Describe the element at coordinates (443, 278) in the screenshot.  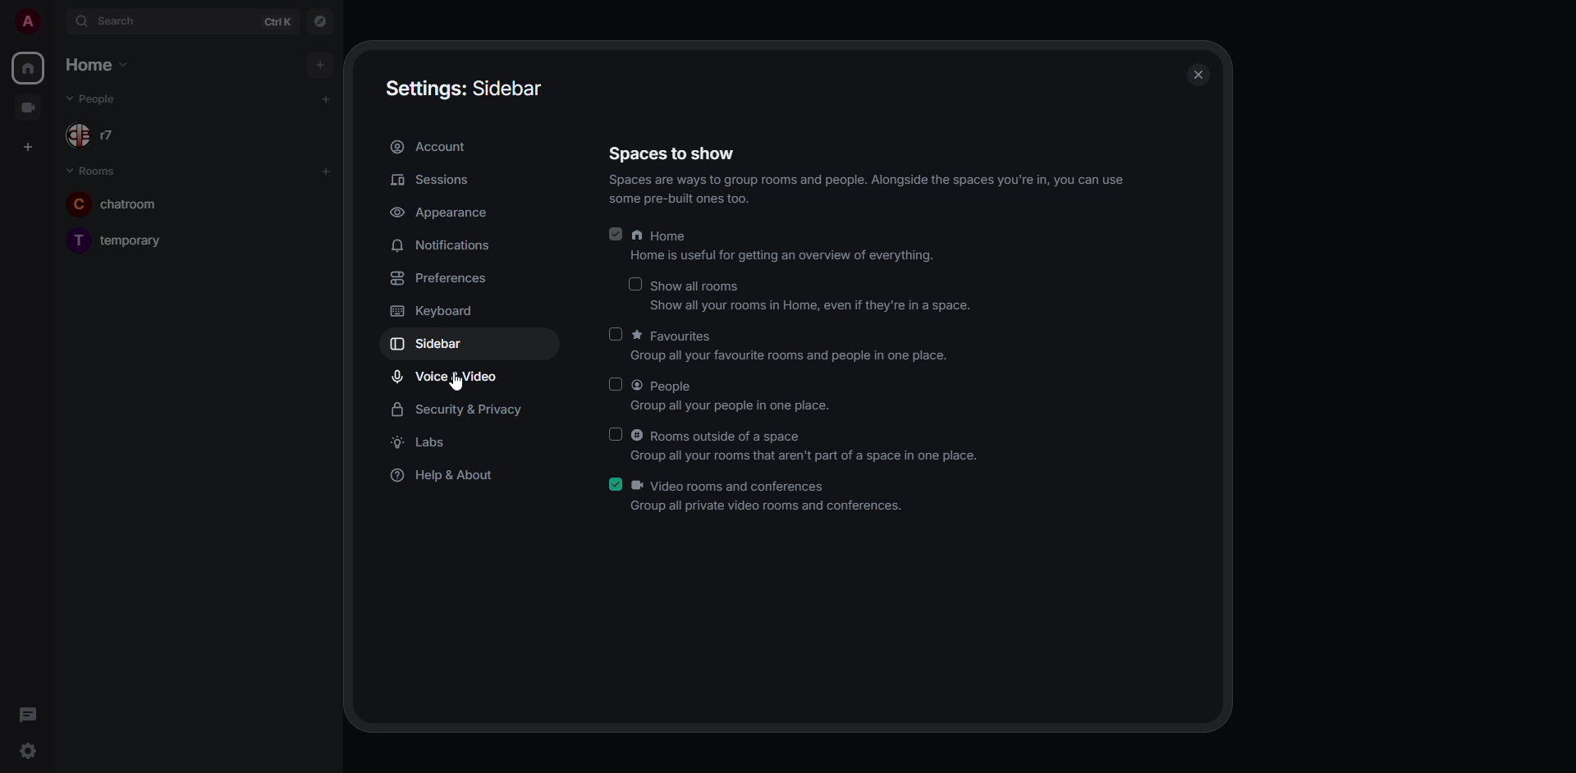
I see `preferences` at that location.